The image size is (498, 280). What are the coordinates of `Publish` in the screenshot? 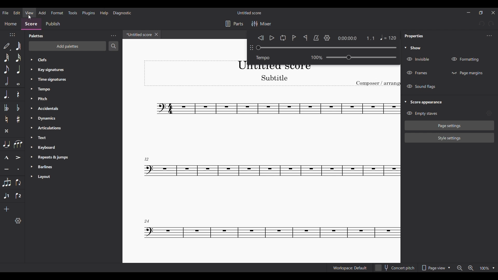 It's located at (53, 24).